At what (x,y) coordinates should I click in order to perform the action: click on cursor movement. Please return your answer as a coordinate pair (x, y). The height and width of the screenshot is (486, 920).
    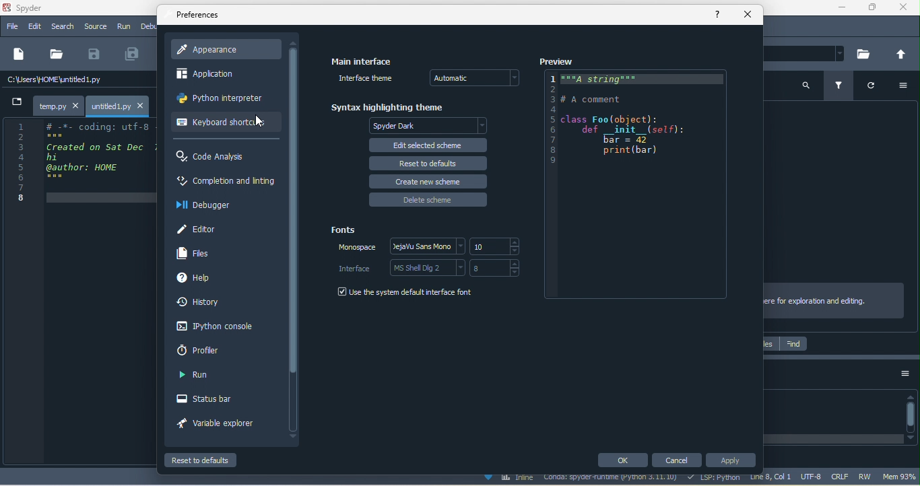
    Looking at the image, I should click on (260, 121).